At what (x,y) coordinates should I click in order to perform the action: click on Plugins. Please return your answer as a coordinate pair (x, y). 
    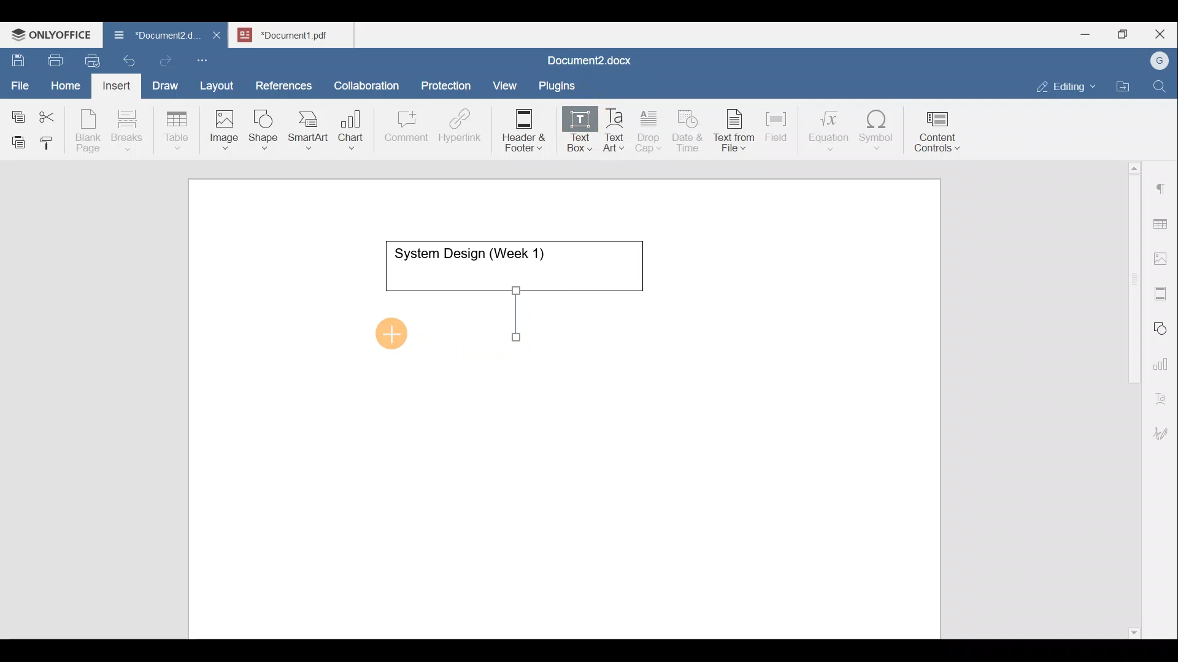
    Looking at the image, I should click on (561, 84).